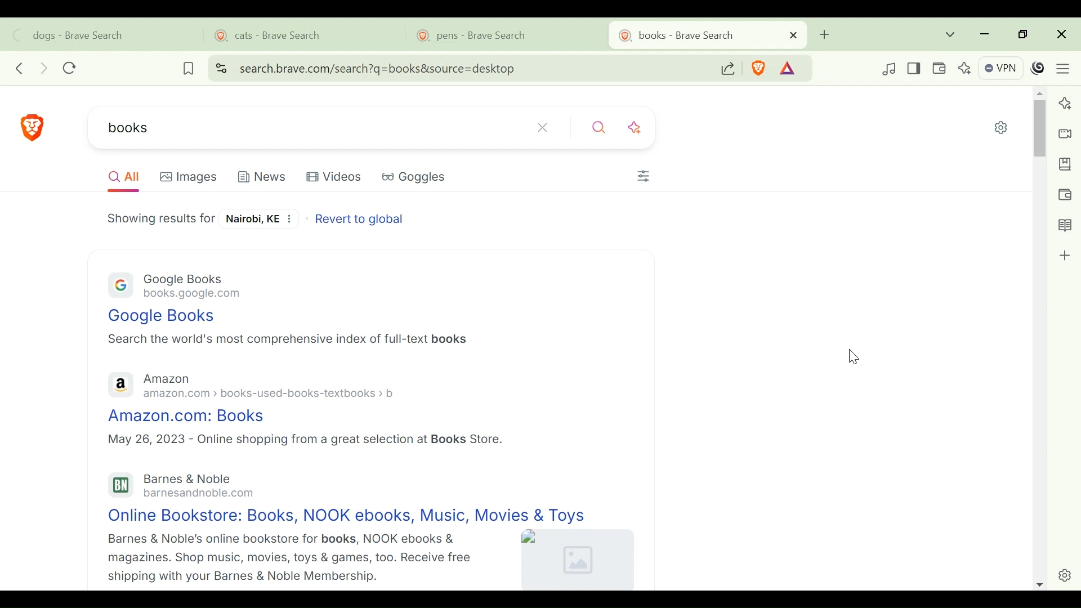 This screenshot has height=608, width=1081. What do you see at coordinates (1039, 95) in the screenshot?
I see `Scroll up` at bounding box center [1039, 95].